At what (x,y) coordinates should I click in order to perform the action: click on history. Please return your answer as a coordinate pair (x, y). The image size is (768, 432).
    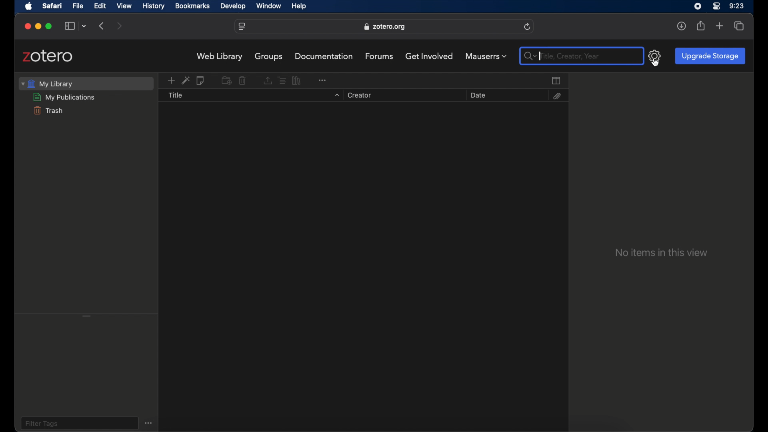
    Looking at the image, I should click on (154, 6).